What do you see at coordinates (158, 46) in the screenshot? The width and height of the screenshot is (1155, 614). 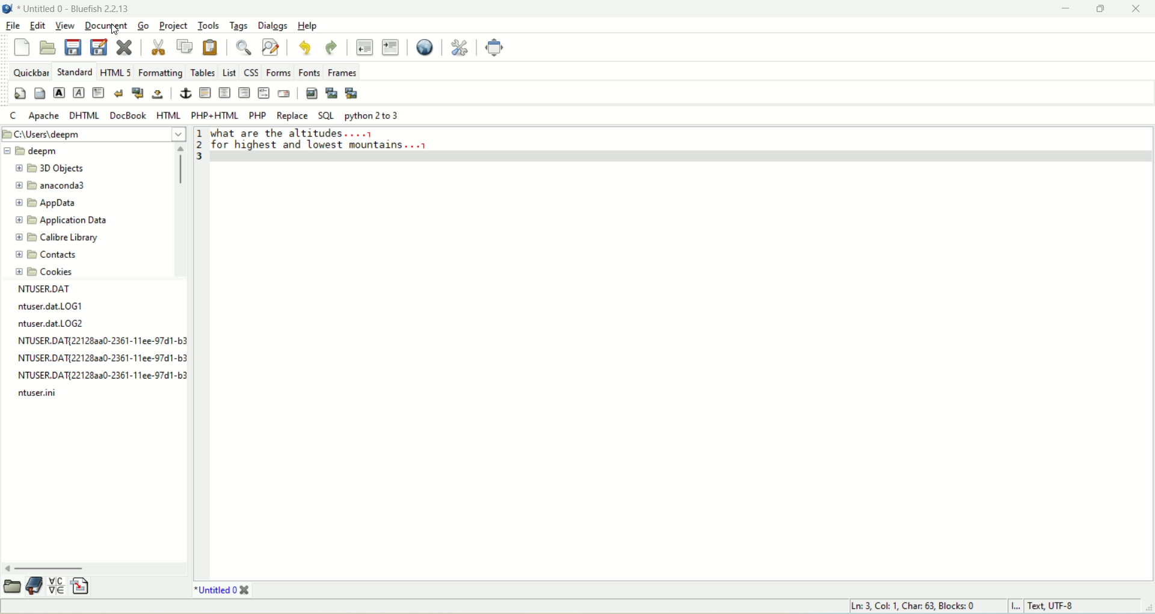 I see `cut` at bounding box center [158, 46].